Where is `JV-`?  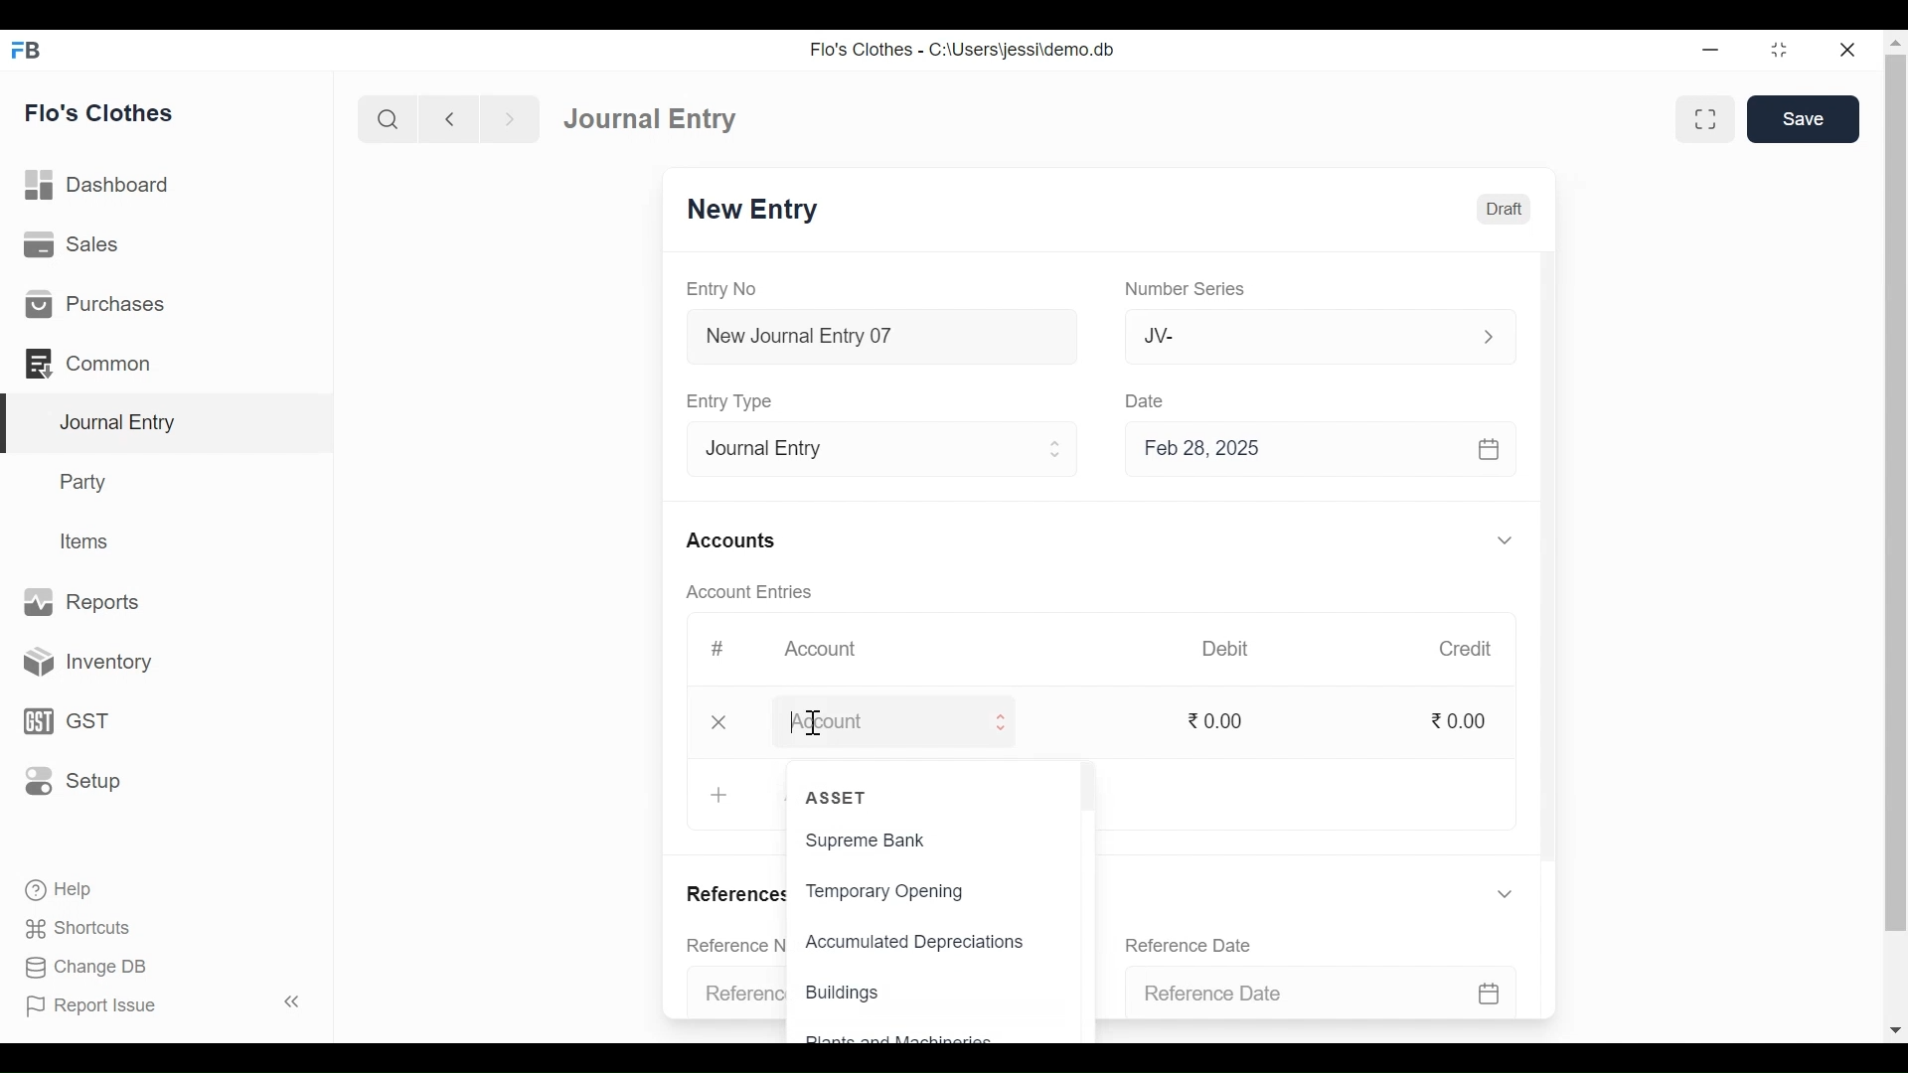 JV- is located at coordinates (1298, 337).